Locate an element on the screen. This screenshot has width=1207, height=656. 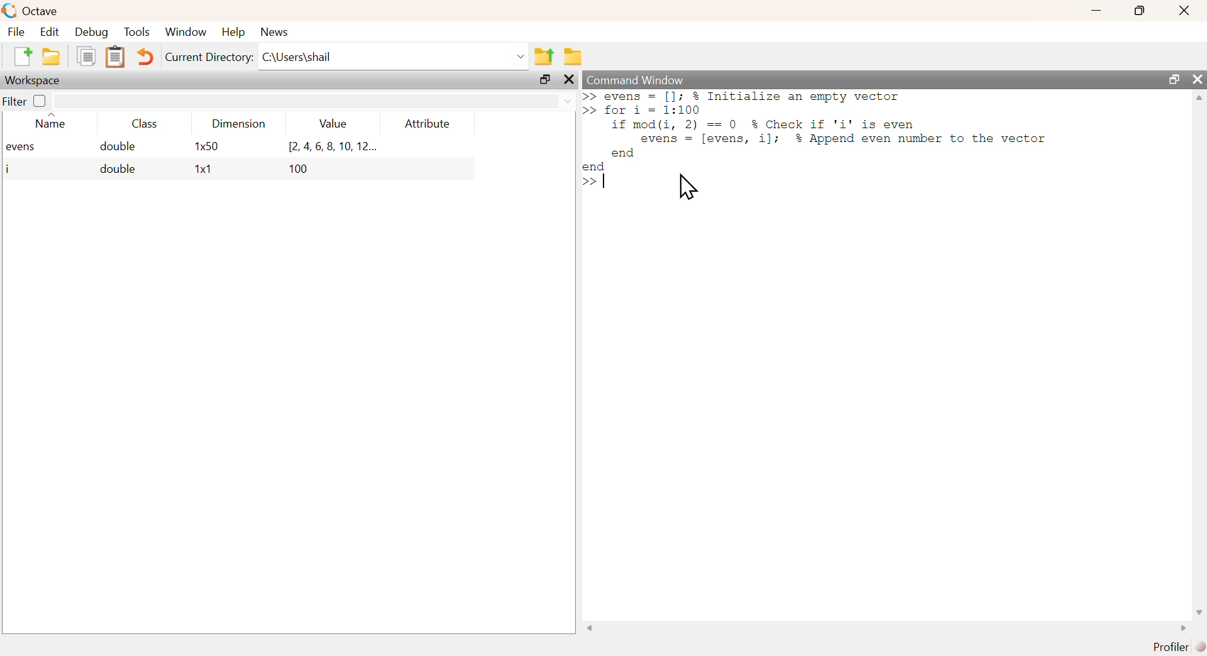
[2.4,6,8,10, 12... is located at coordinates (333, 146).